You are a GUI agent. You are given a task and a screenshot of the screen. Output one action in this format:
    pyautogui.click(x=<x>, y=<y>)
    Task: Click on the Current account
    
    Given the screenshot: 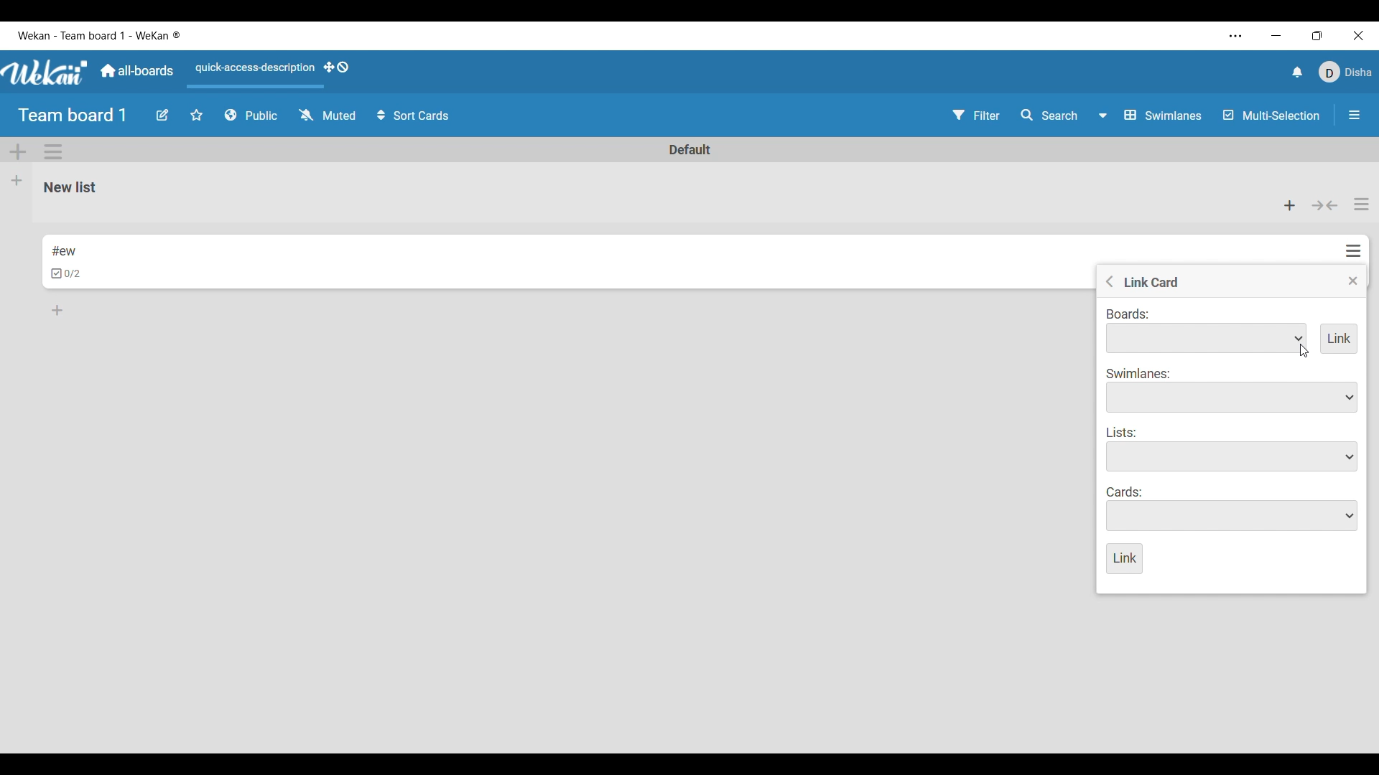 What is the action you would take?
    pyautogui.click(x=1345, y=72)
    